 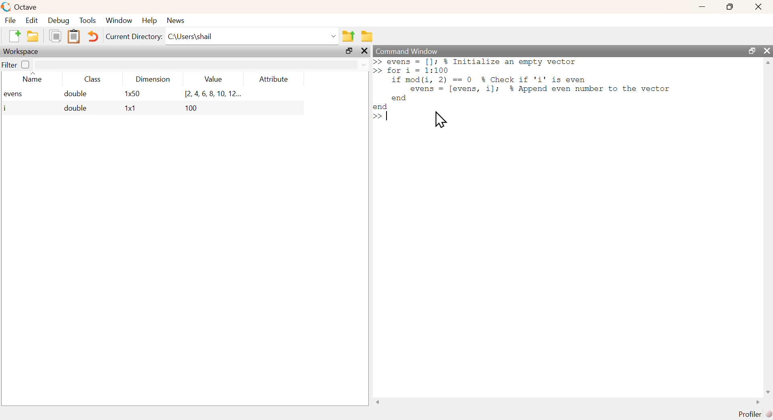 What do you see at coordinates (132, 94) in the screenshot?
I see `1x50` at bounding box center [132, 94].